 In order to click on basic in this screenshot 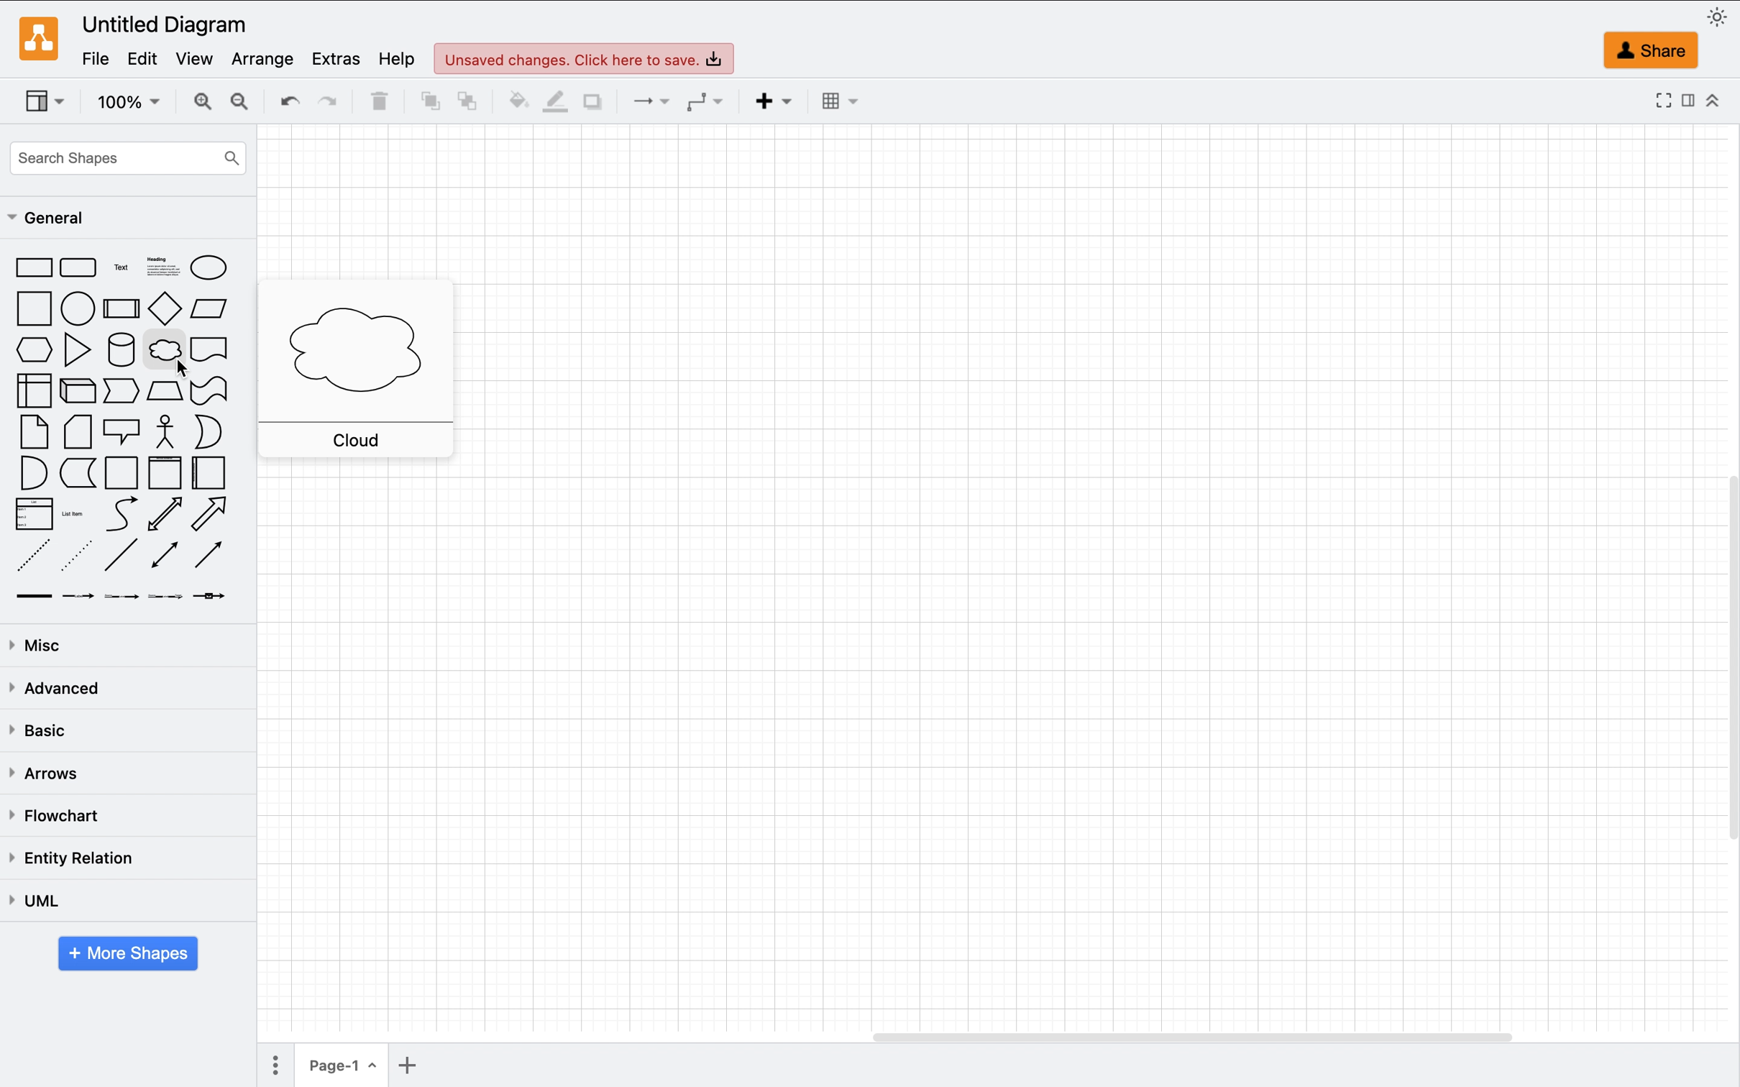, I will do `click(47, 730)`.